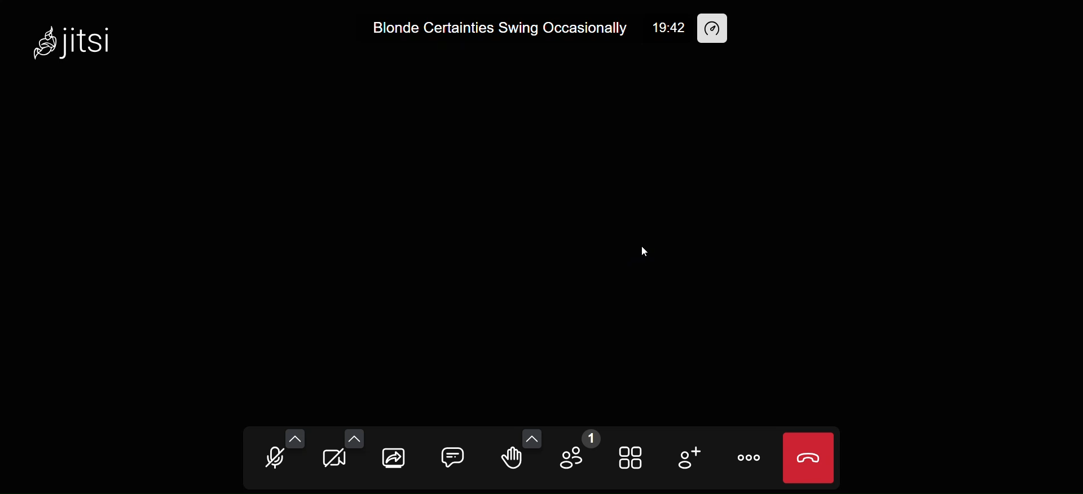 The width and height of the screenshot is (1083, 494). What do you see at coordinates (575, 452) in the screenshot?
I see `participant` at bounding box center [575, 452].